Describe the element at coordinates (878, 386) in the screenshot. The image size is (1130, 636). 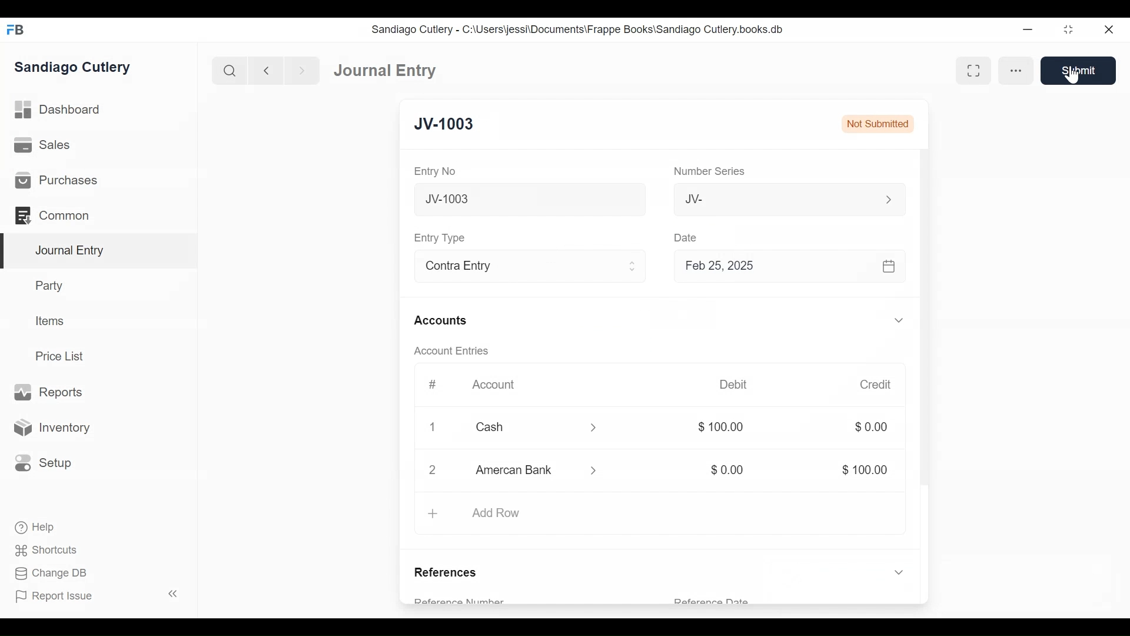
I see `Credit` at that location.